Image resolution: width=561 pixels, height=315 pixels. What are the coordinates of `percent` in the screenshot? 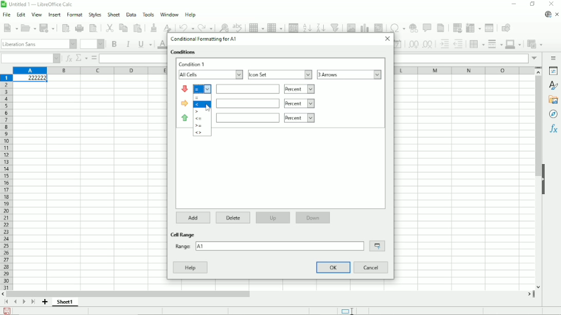 It's located at (265, 117).